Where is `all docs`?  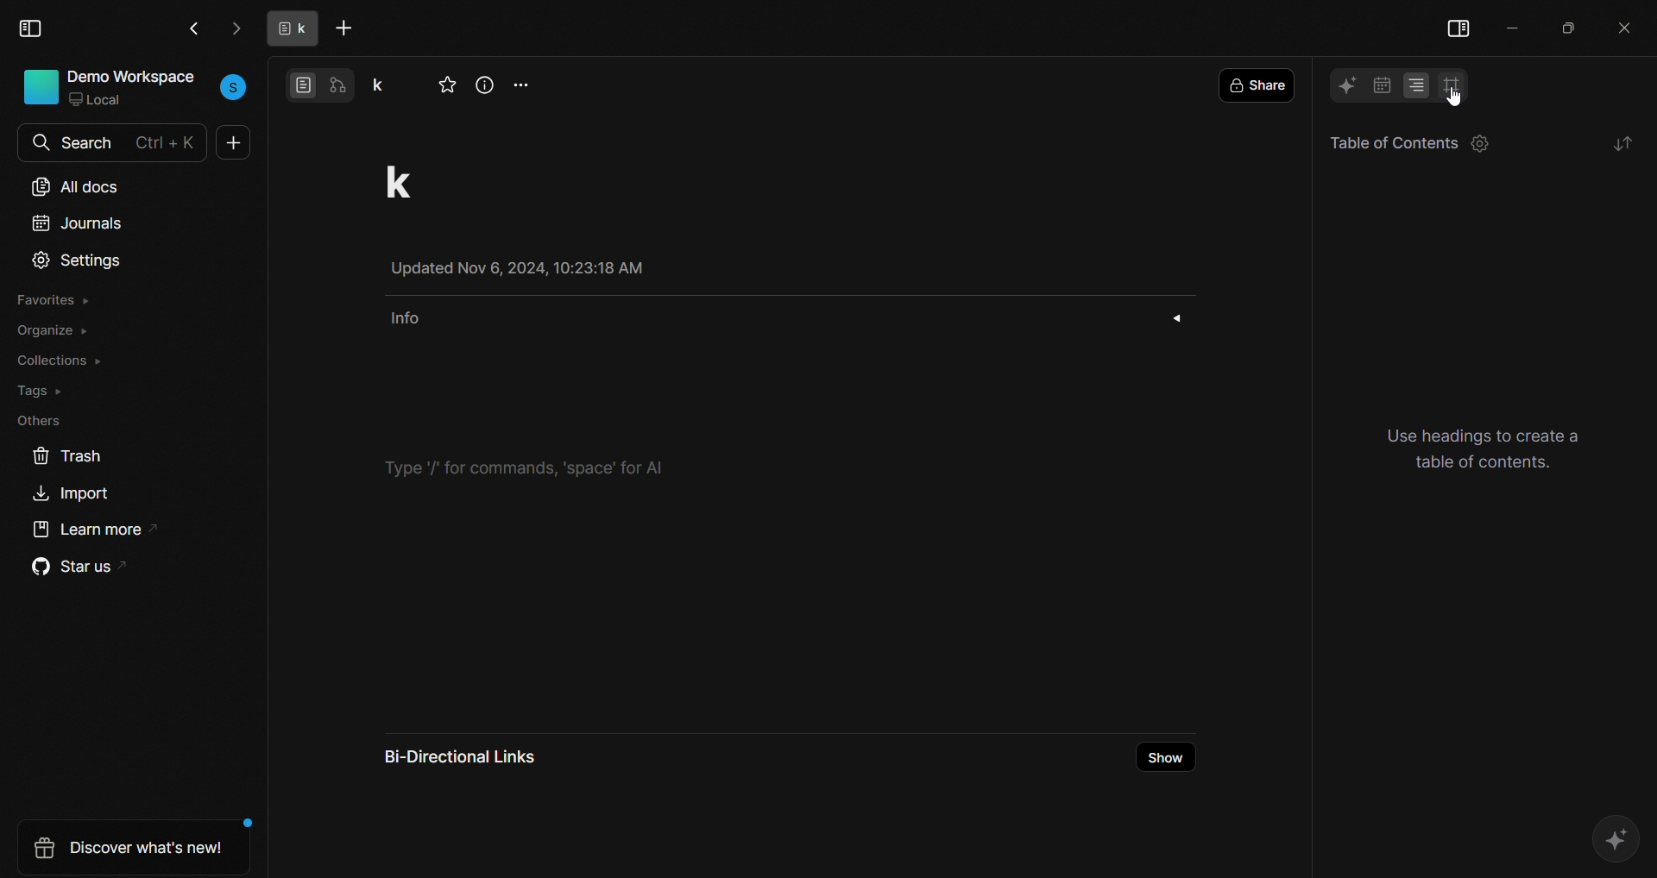
all docs is located at coordinates (76, 183).